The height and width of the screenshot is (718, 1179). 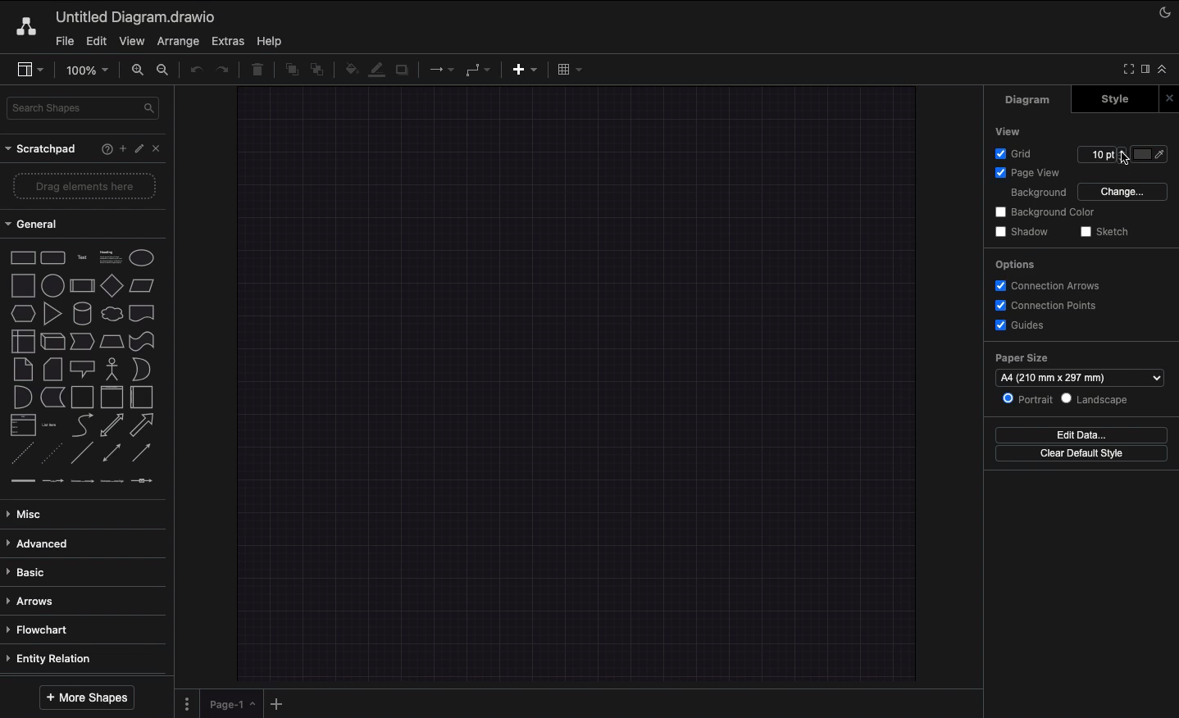 I want to click on Edit data, so click(x=1086, y=434).